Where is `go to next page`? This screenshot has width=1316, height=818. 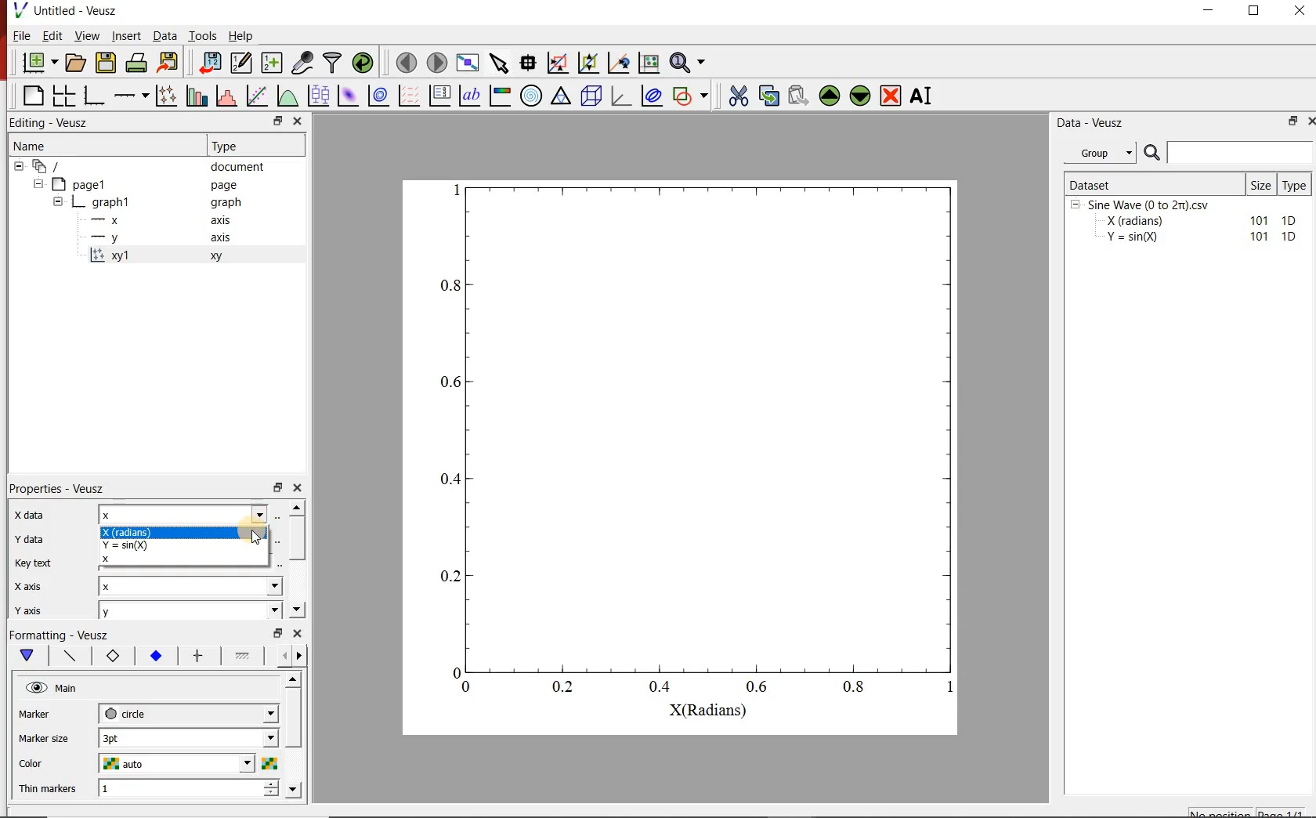 go to next page is located at coordinates (437, 61).